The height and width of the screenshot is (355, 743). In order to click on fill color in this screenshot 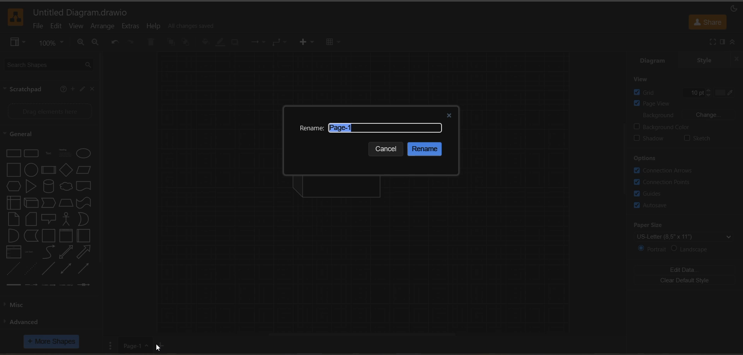, I will do `click(207, 42)`.